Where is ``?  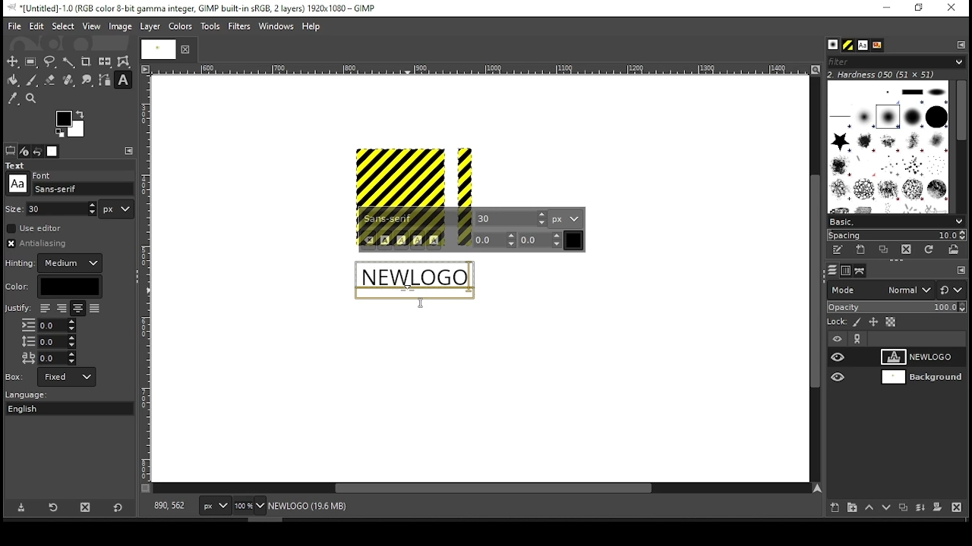
 is located at coordinates (43, 174).